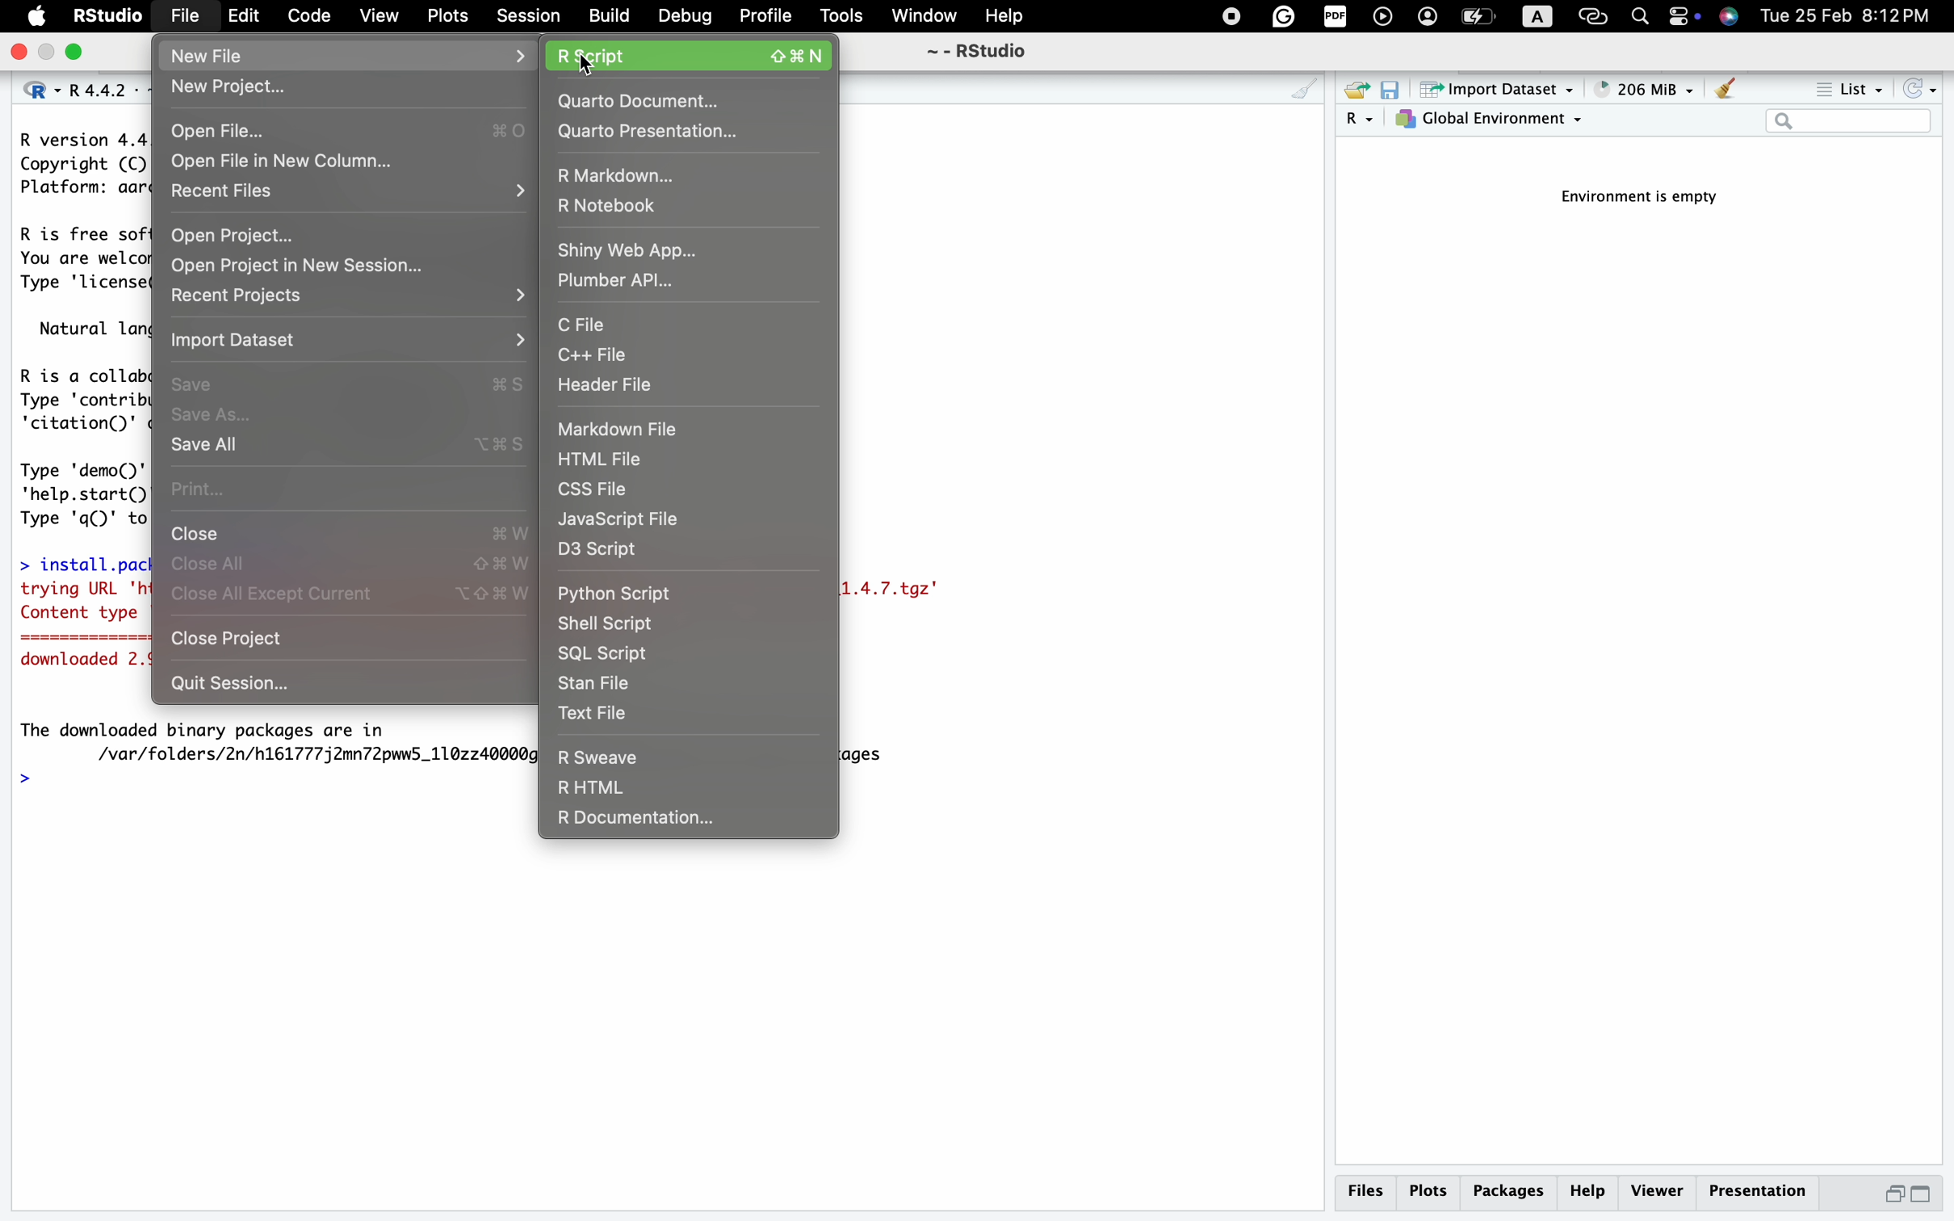 The image size is (1954, 1221). I want to click on typing cursor, so click(51, 780).